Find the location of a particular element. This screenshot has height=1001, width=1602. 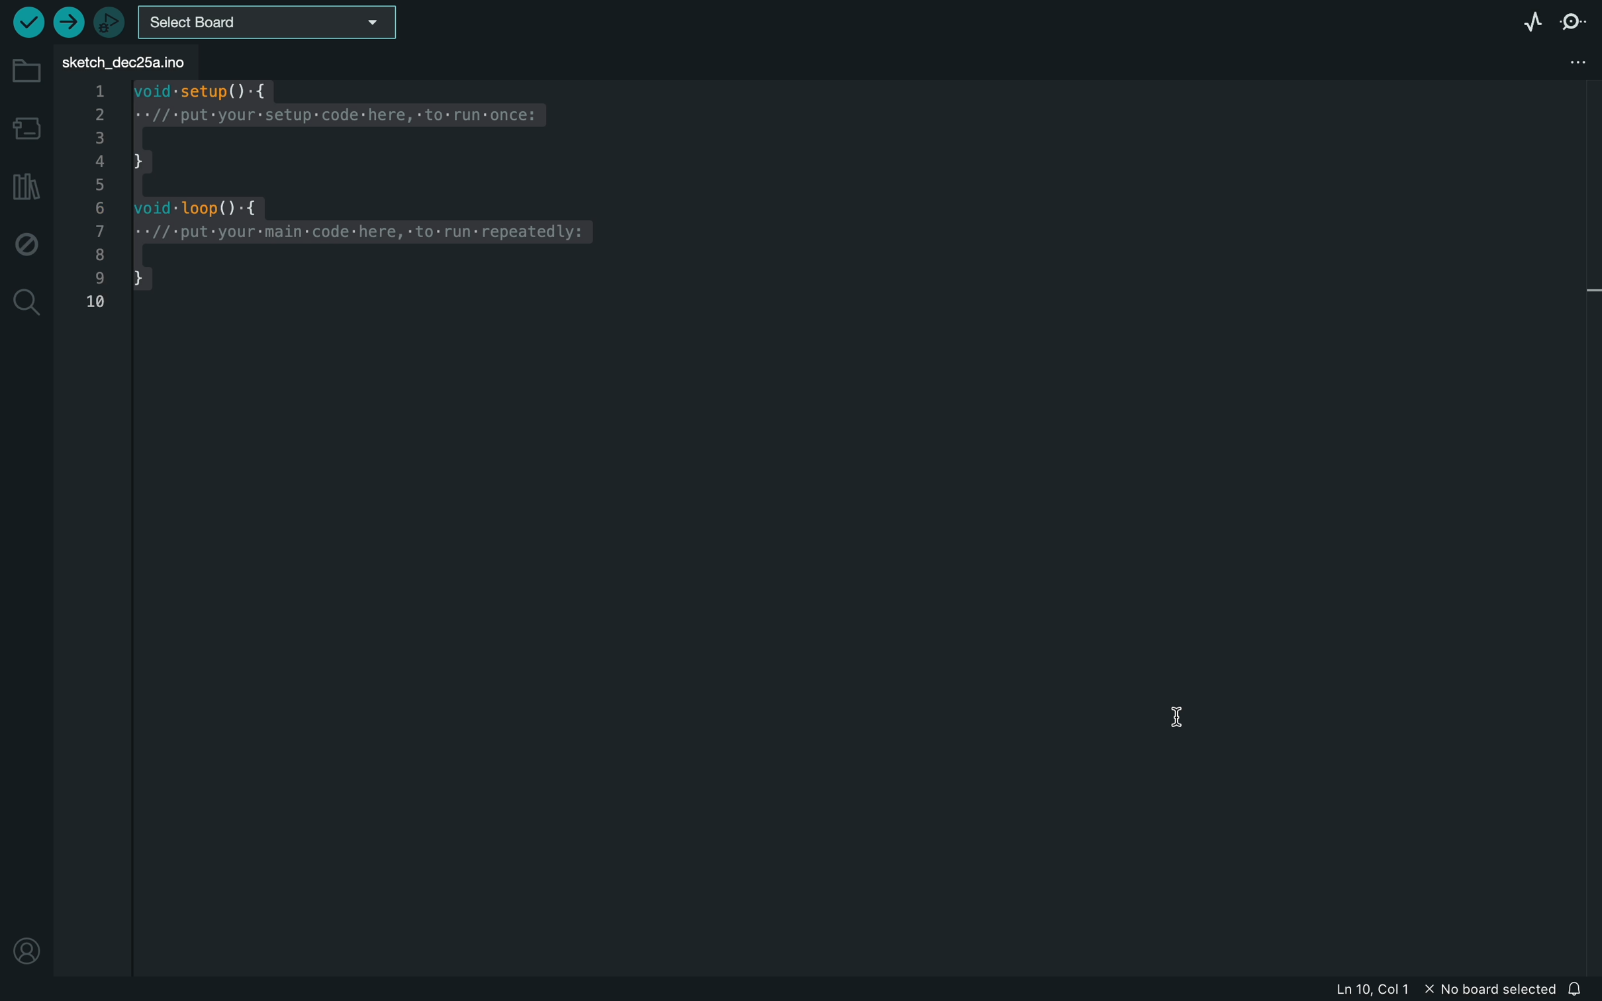

folder is located at coordinates (27, 72).